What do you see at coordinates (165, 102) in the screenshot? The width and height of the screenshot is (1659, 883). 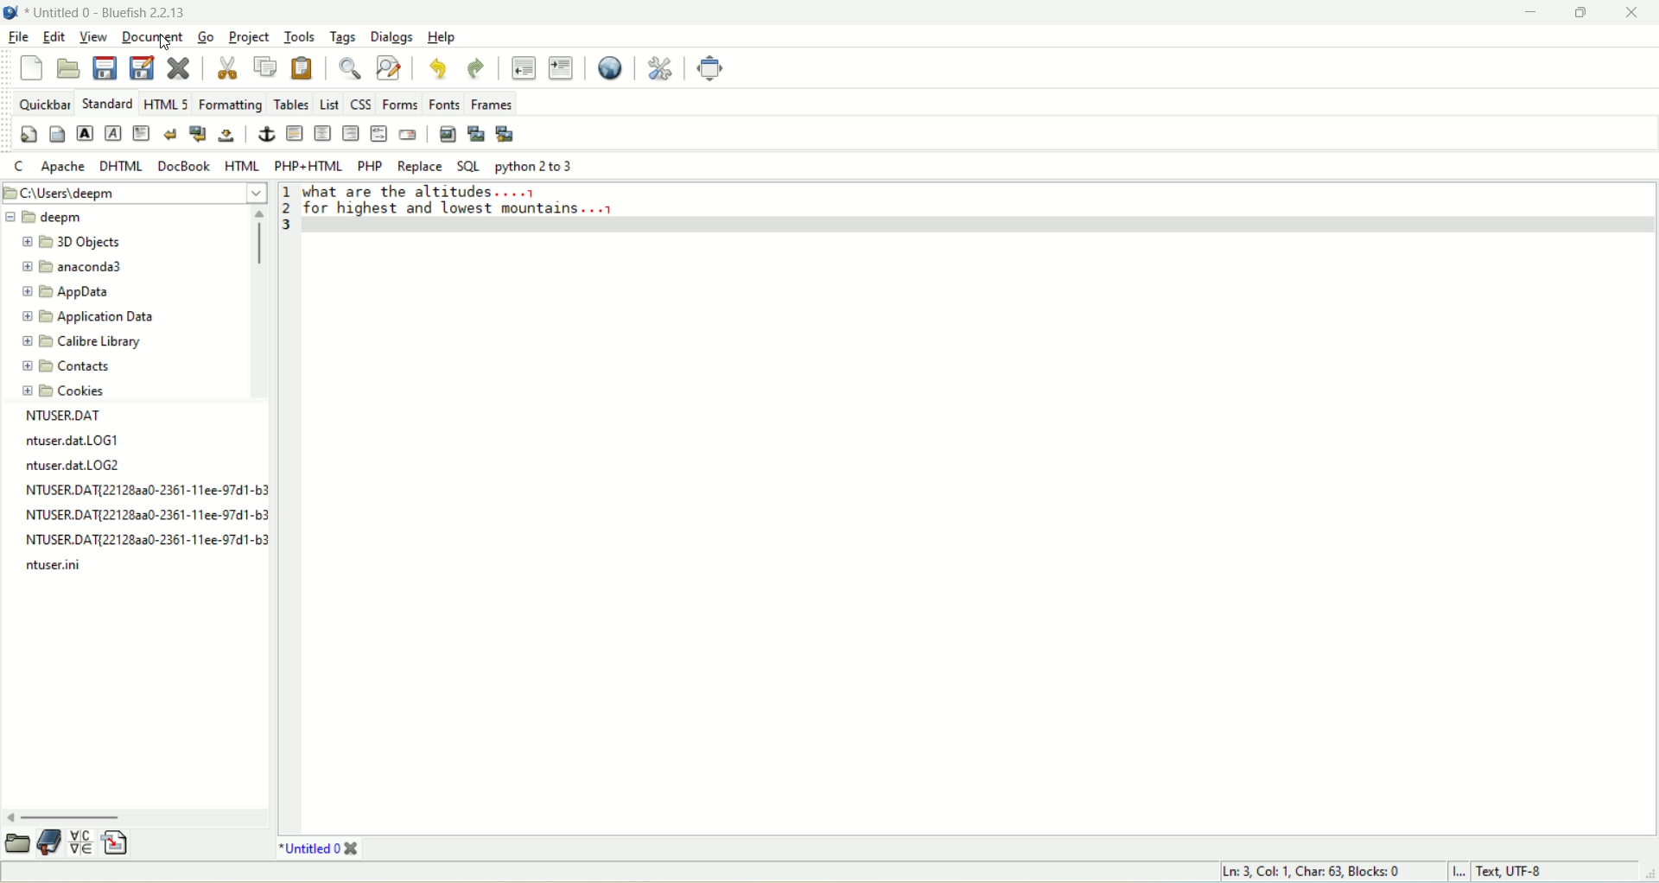 I see `HTML 5` at bounding box center [165, 102].